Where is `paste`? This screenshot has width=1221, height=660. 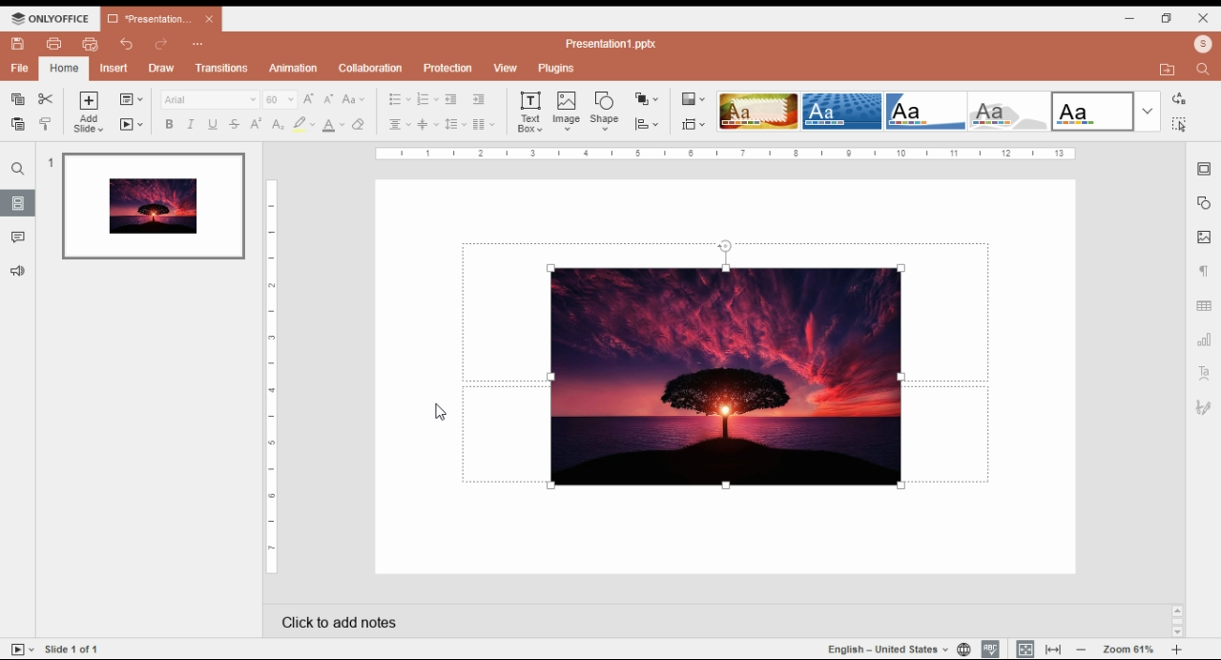 paste is located at coordinates (19, 124).